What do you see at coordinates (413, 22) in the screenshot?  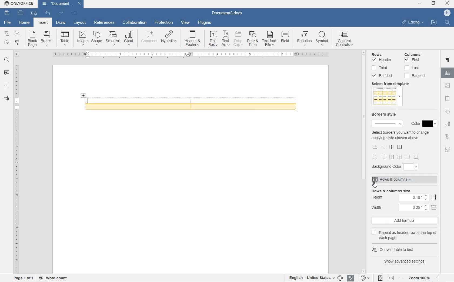 I see `editing` at bounding box center [413, 22].